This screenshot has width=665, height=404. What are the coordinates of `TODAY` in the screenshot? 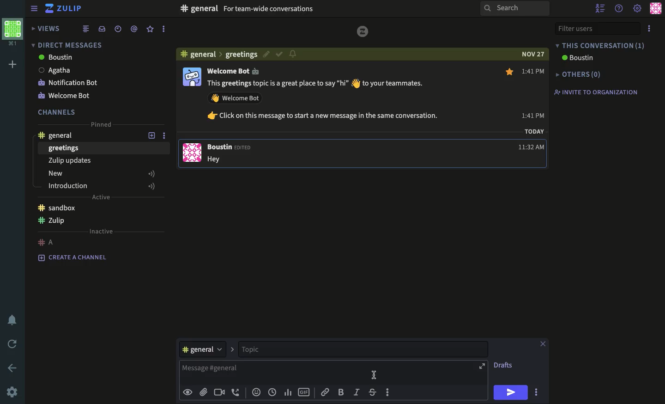 It's located at (534, 131).